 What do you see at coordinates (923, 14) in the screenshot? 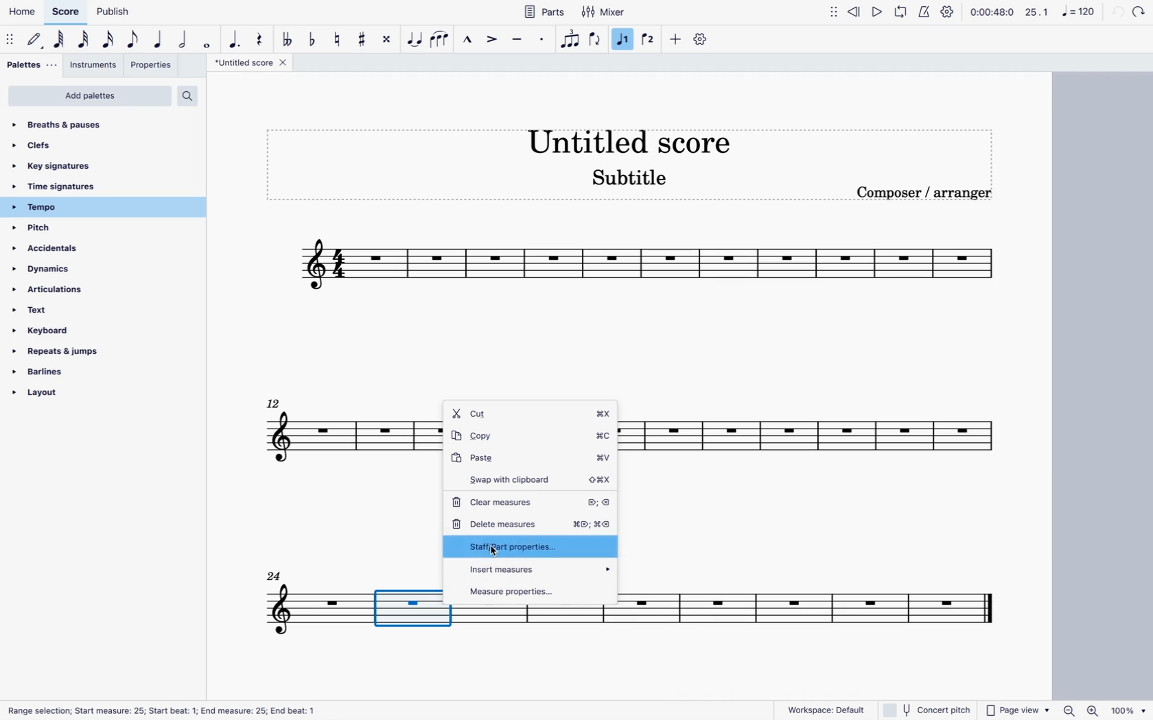
I see `metronome` at bounding box center [923, 14].